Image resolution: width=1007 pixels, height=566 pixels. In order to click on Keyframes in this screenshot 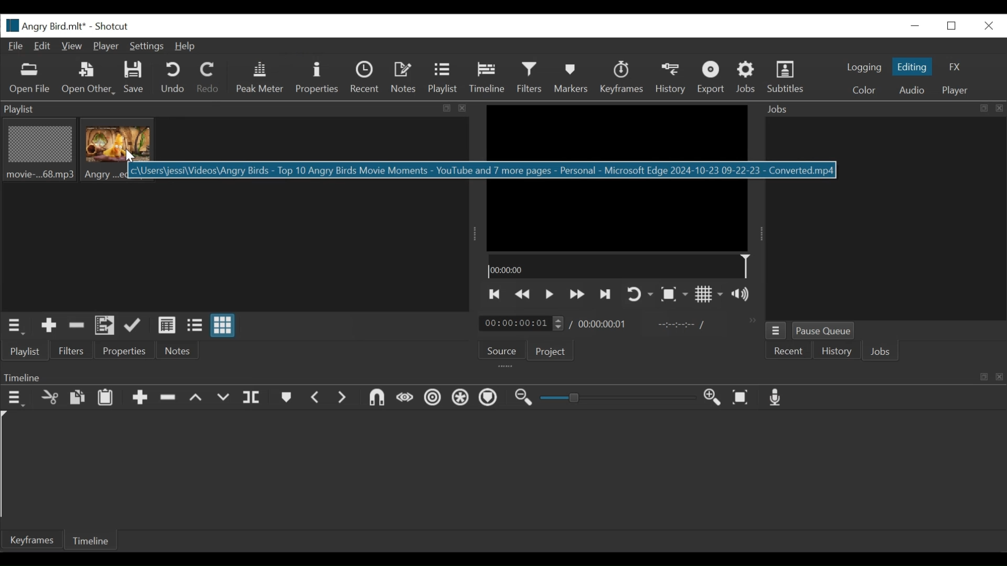, I will do `click(622, 78)`.